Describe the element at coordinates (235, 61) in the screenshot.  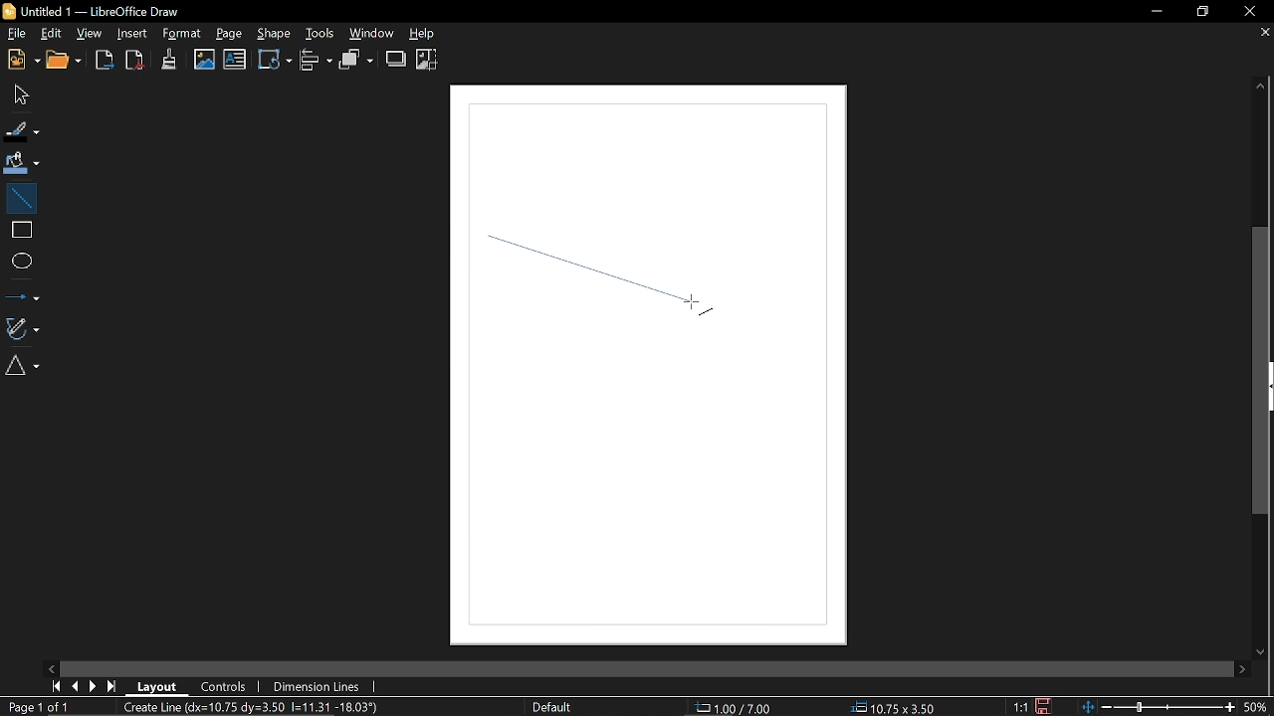
I see `Insert text` at that location.